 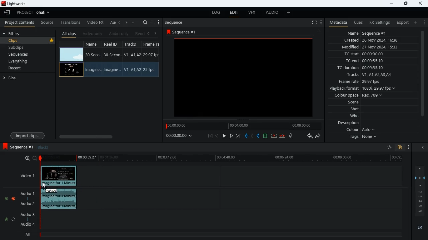 I want to click on Reel ID, so click(x=113, y=55).